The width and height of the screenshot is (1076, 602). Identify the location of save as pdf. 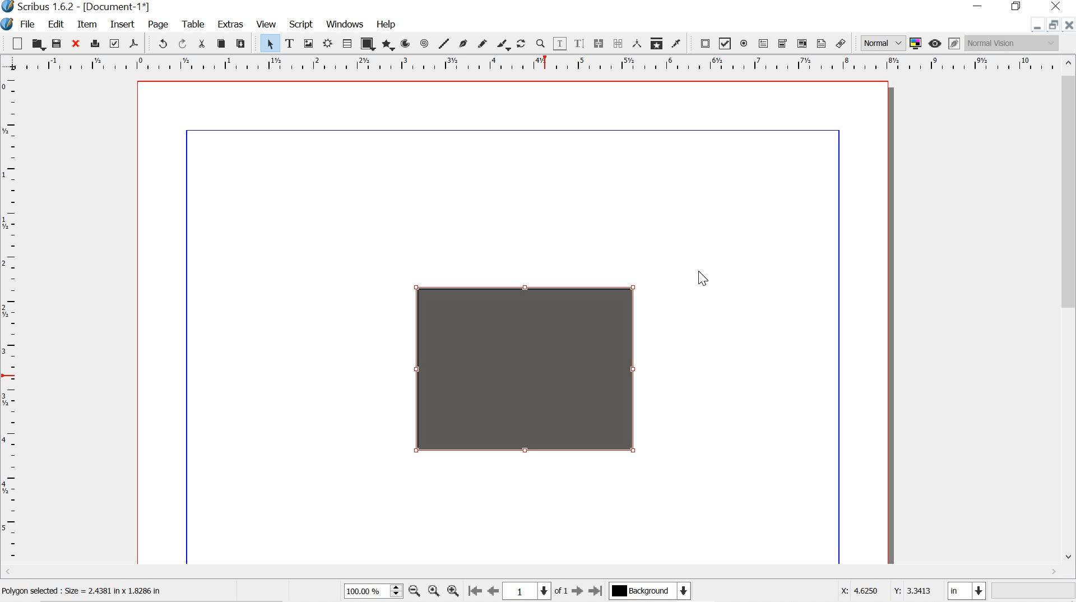
(134, 44).